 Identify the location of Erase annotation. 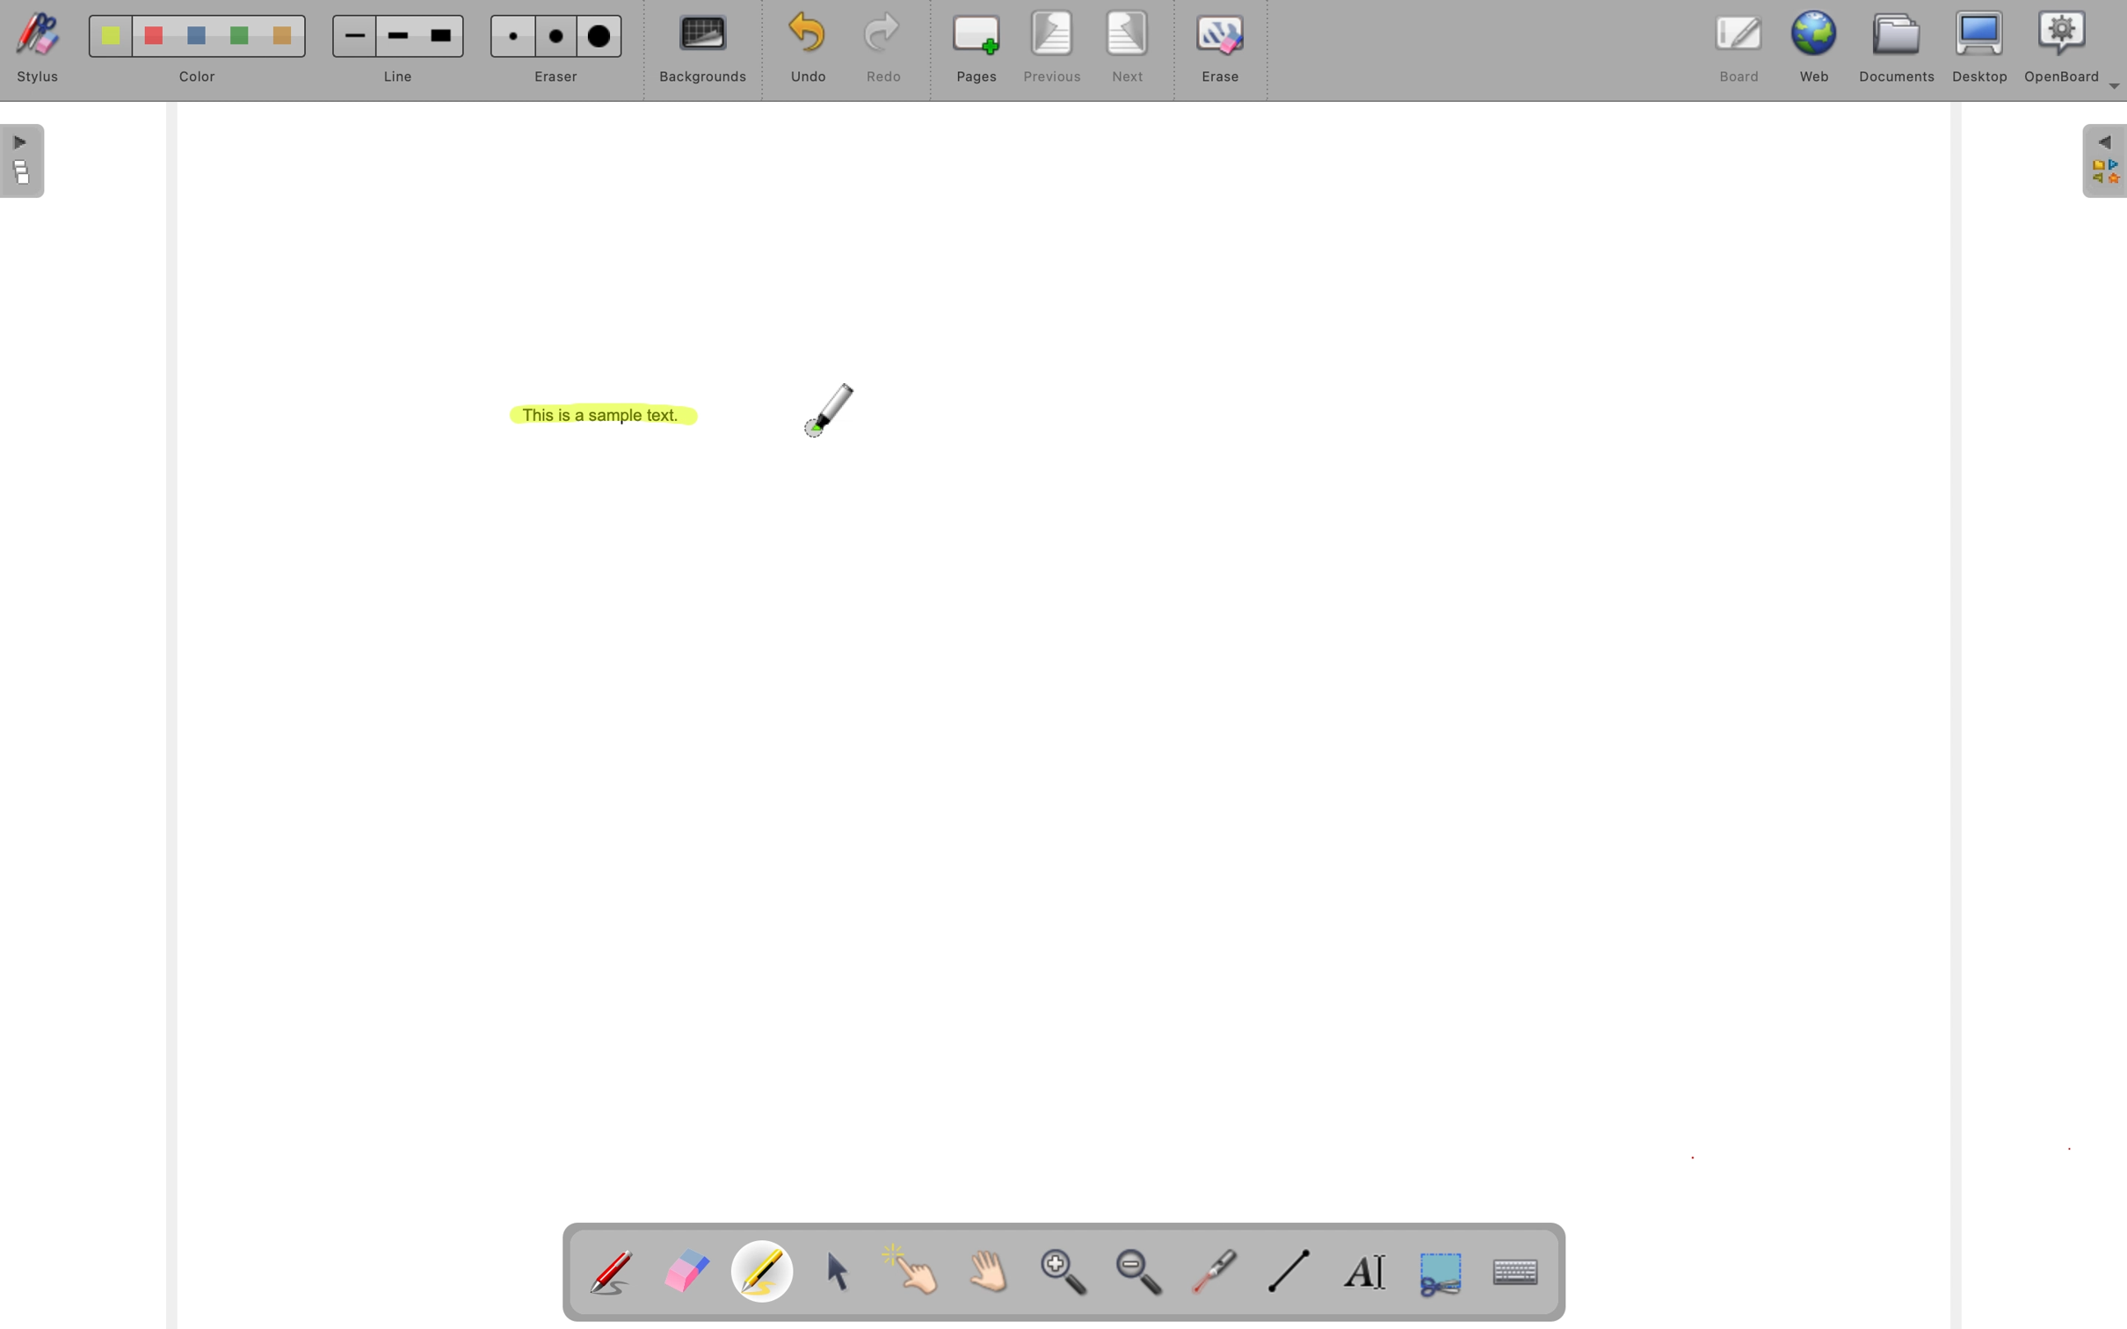
(690, 1267).